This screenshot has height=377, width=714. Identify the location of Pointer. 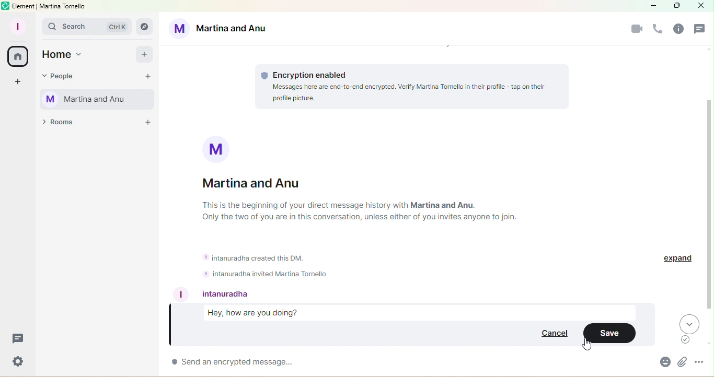
(588, 345).